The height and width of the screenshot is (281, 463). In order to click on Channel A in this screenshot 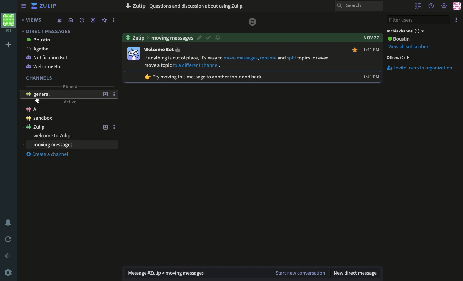, I will do `click(61, 109)`.